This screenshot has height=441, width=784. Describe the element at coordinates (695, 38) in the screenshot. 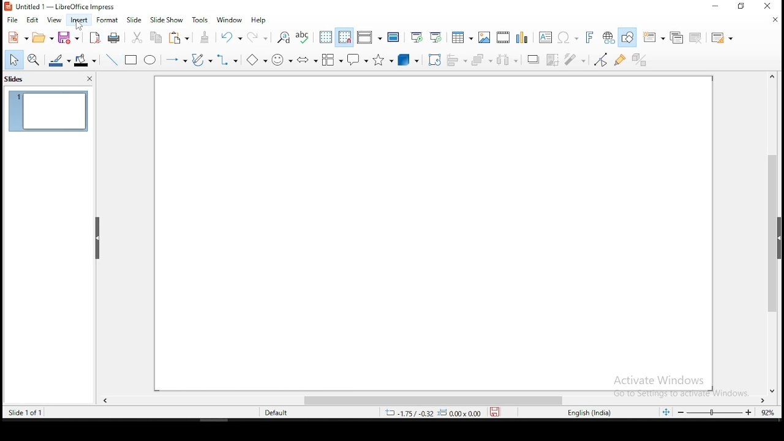

I see `delete slide` at that location.